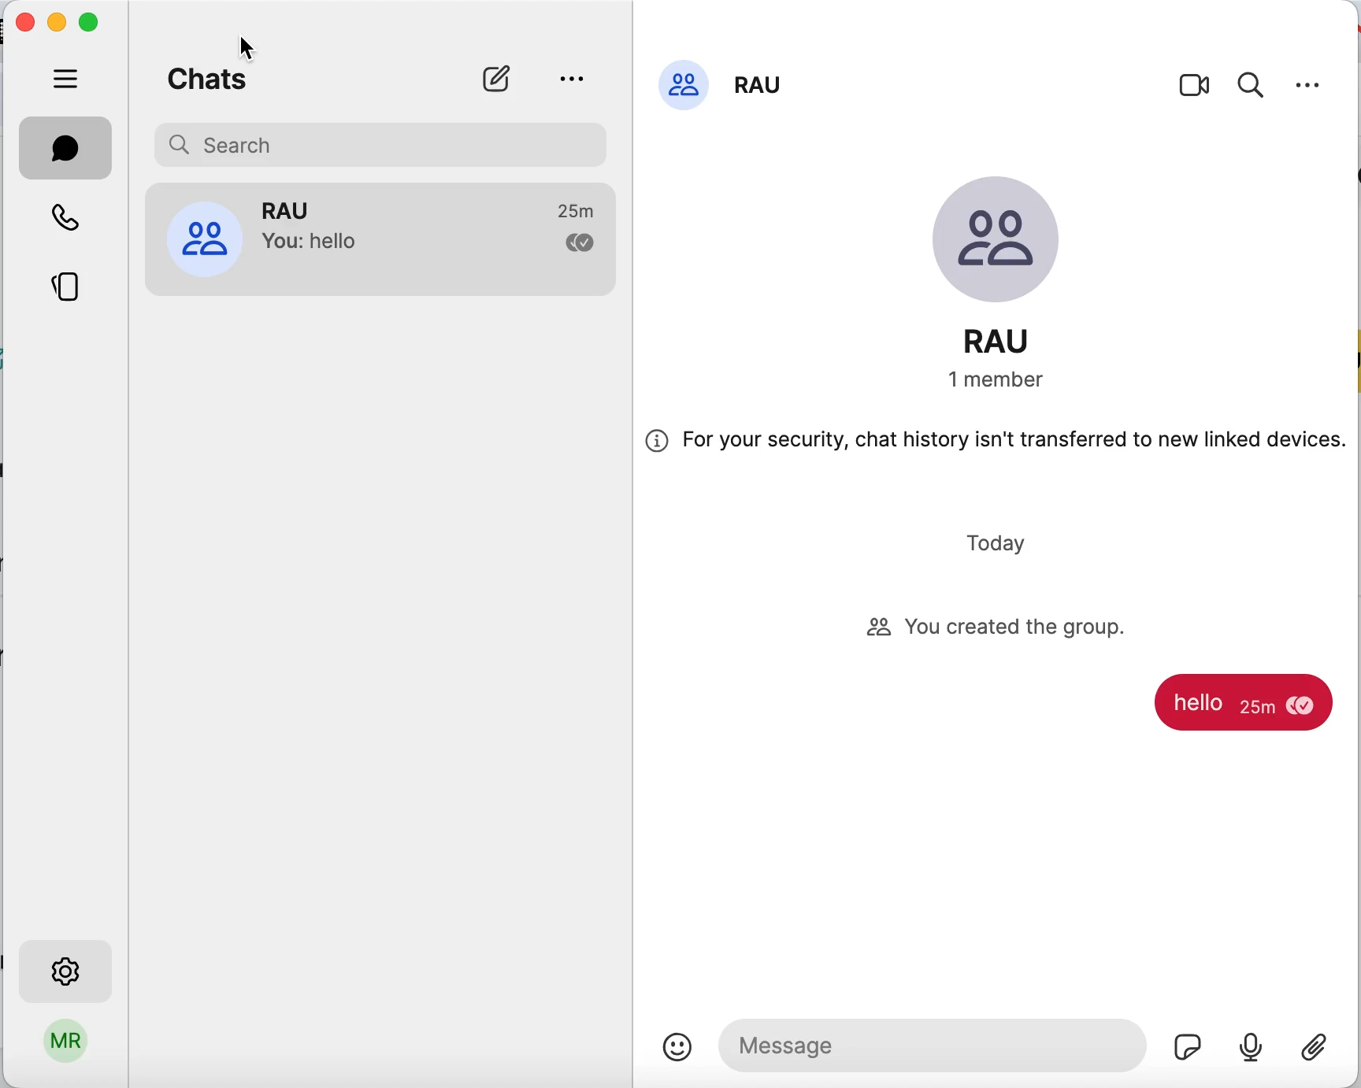  Describe the element at coordinates (249, 42) in the screenshot. I see `cursor` at that location.